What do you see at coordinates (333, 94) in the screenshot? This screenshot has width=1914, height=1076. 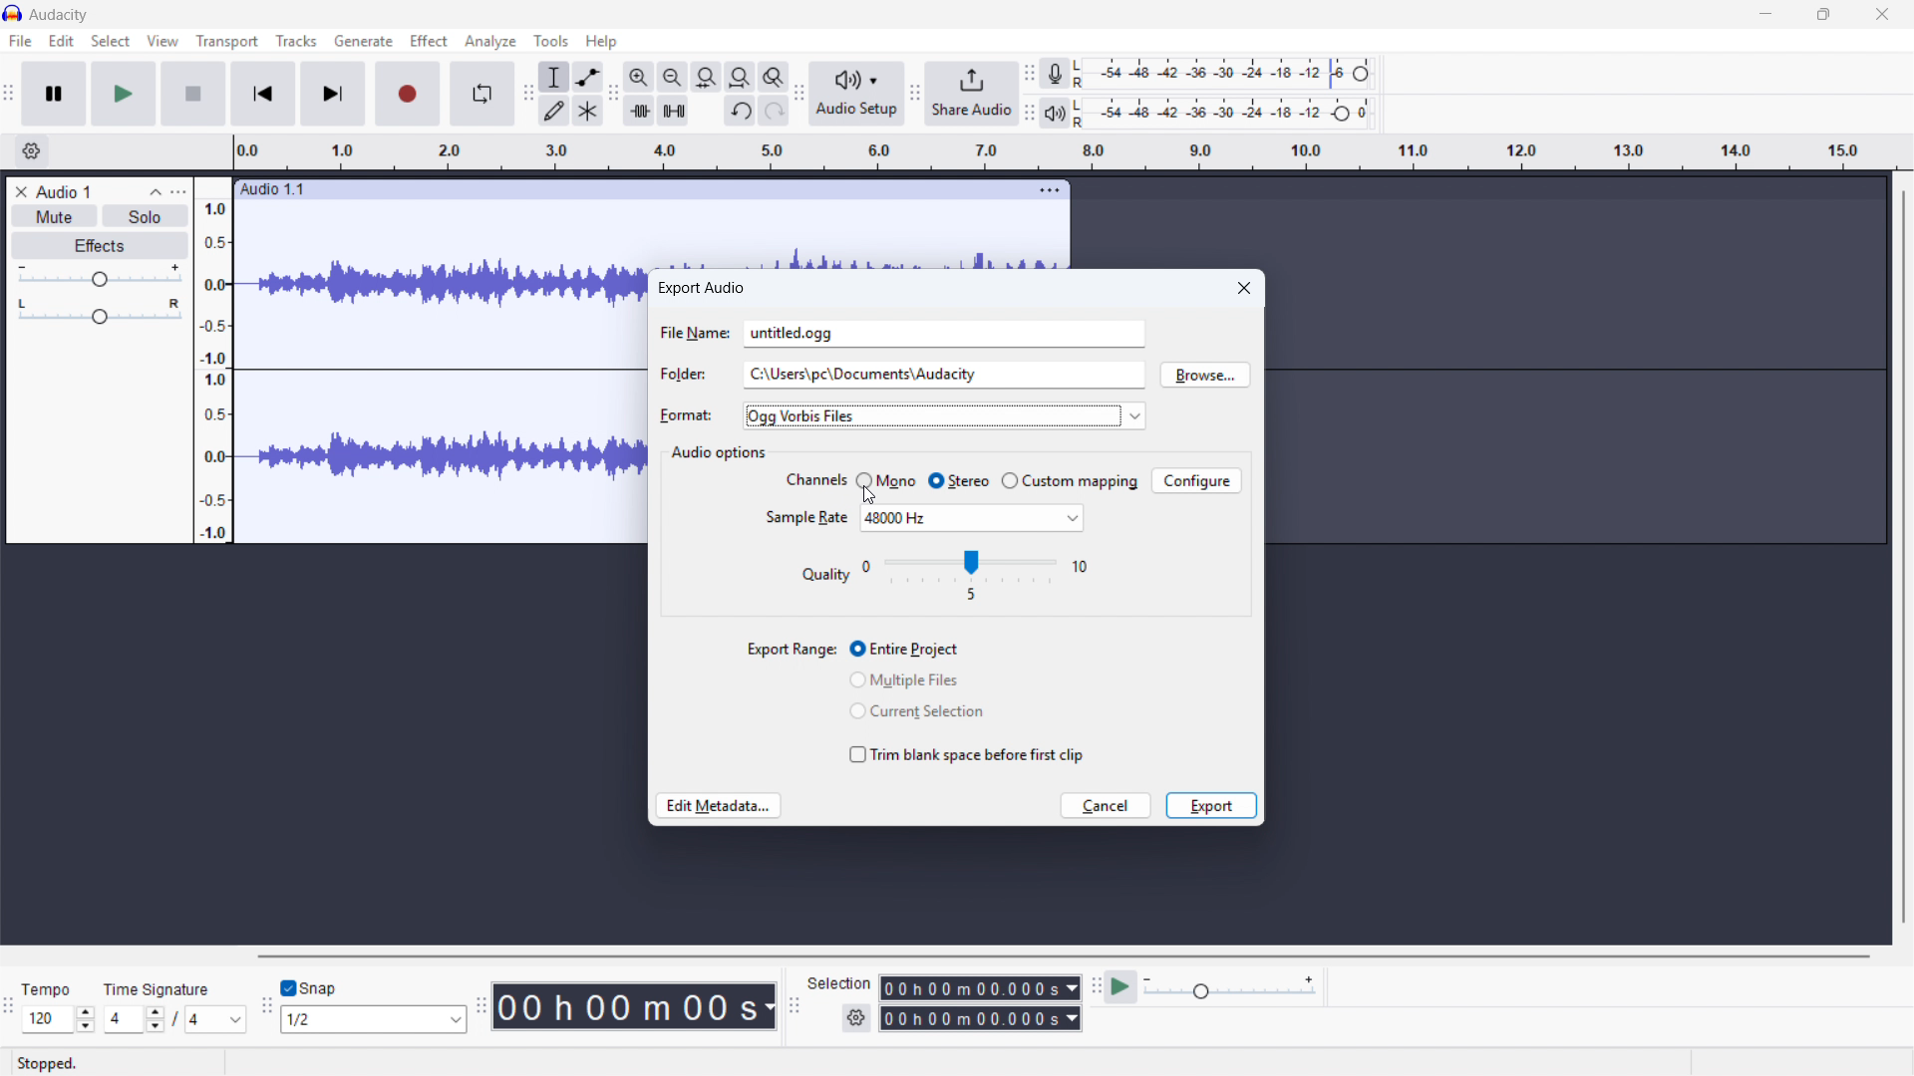 I see `Skip to last ` at bounding box center [333, 94].